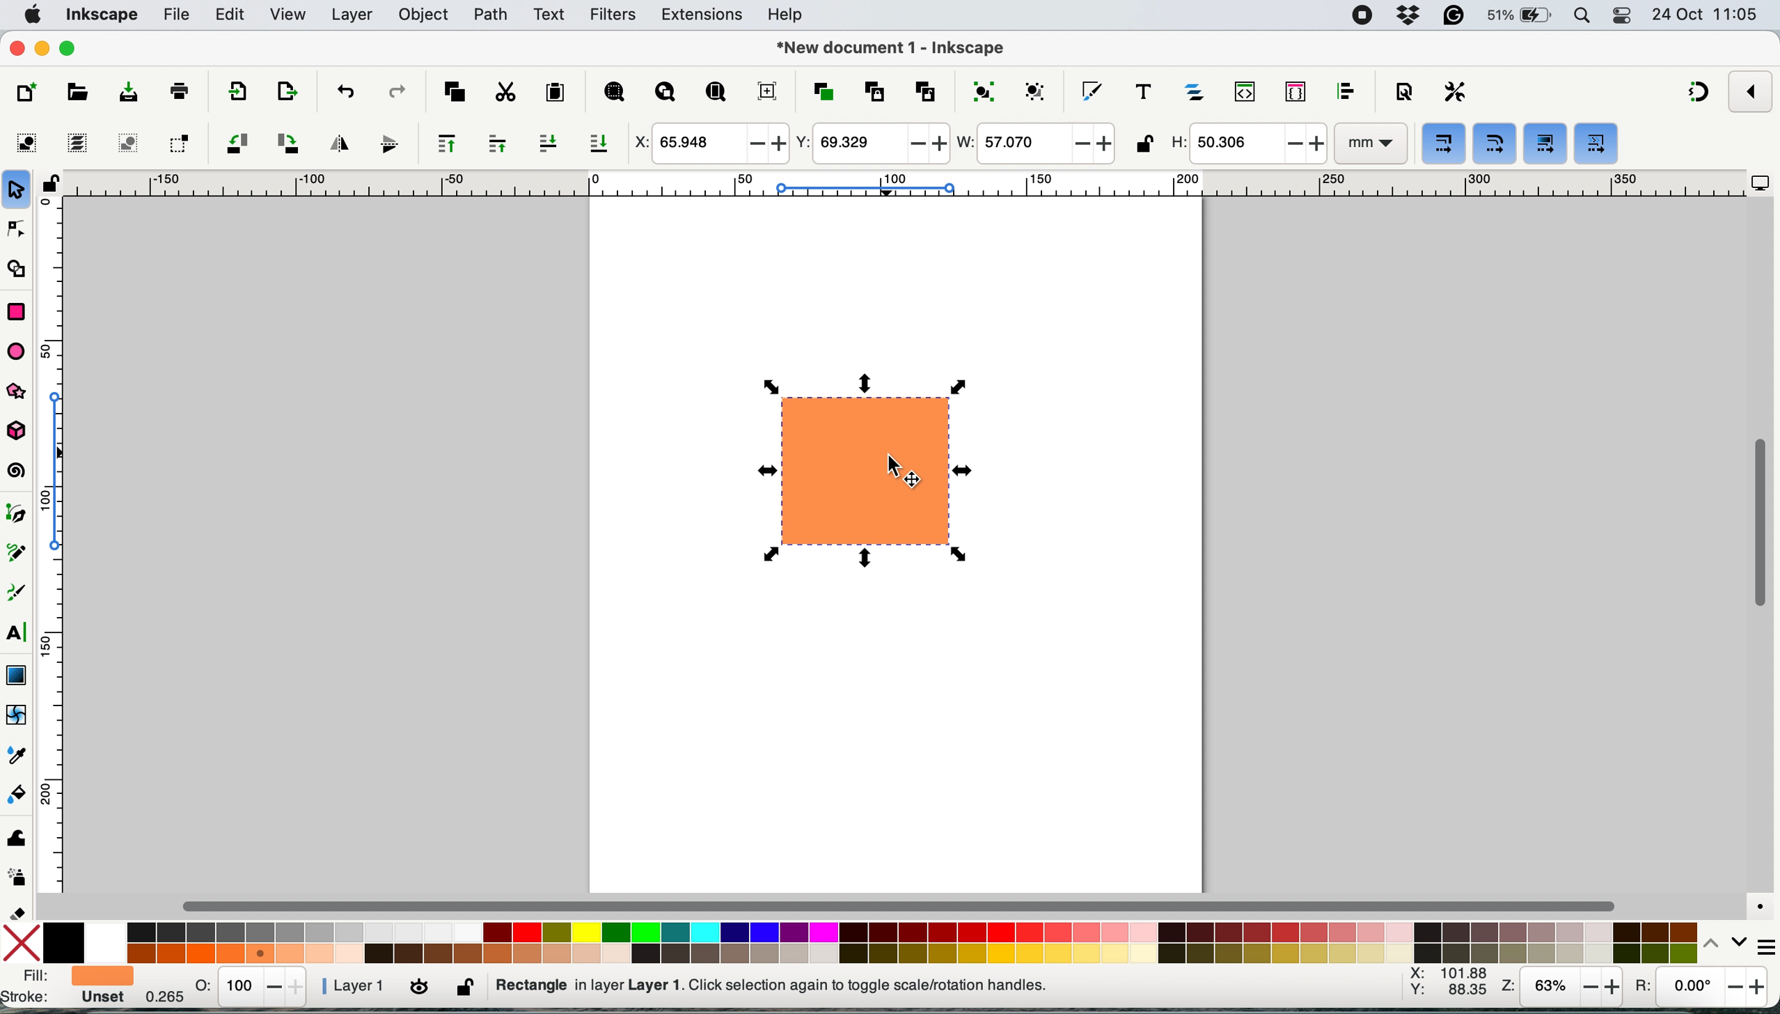 This screenshot has width=1780, height=1014. Describe the element at coordinates (455, 90) in the screenshot. I see `copy` at that location.